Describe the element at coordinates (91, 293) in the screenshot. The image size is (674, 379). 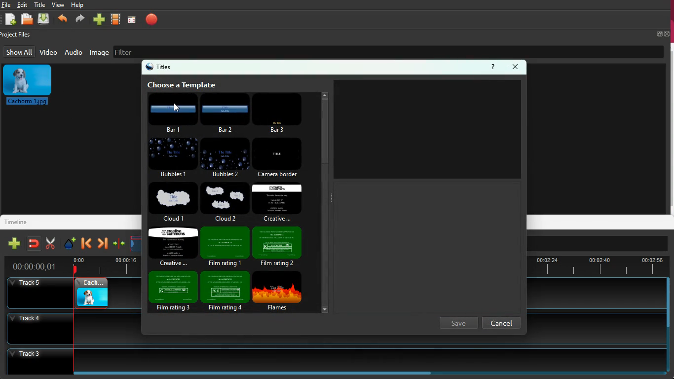
I see `image` at that location.